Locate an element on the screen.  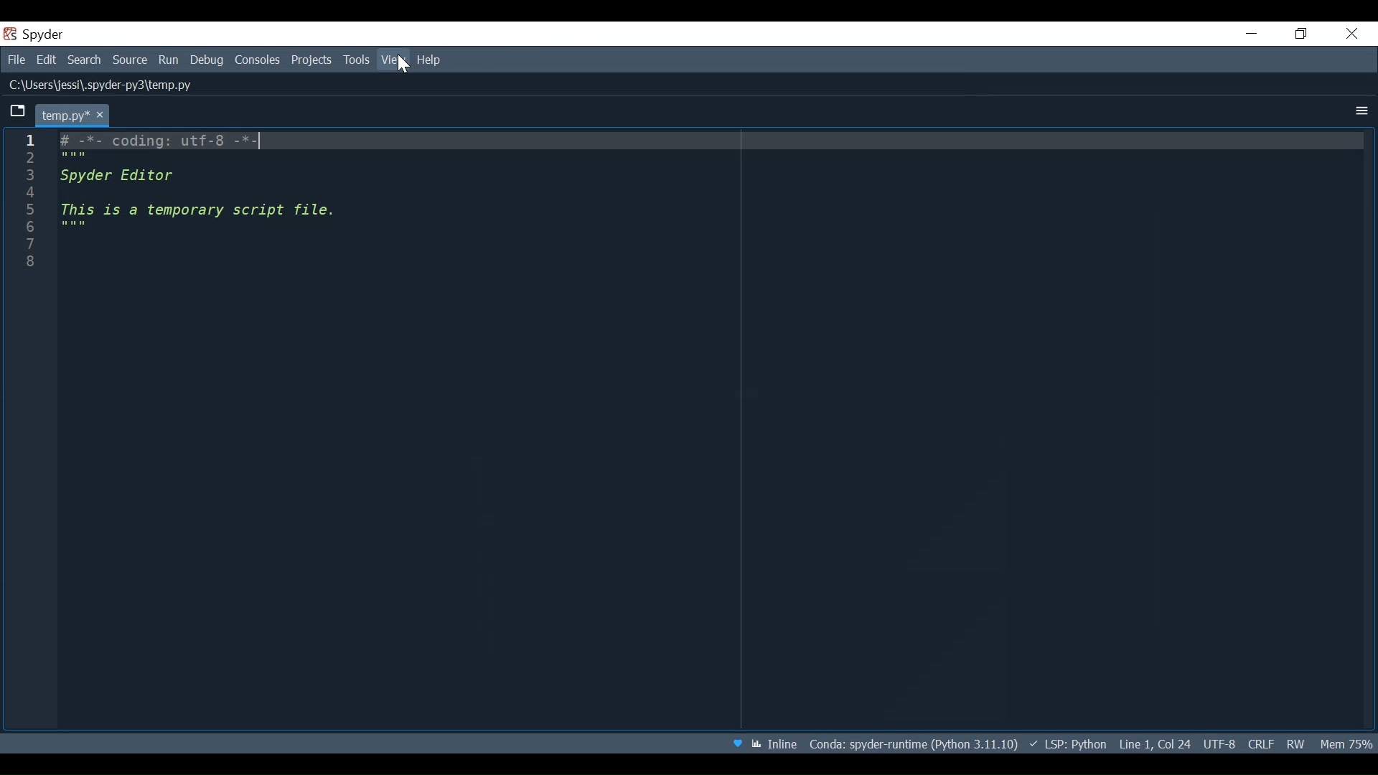
Memory Usage is located at coordinates (1349, 744).